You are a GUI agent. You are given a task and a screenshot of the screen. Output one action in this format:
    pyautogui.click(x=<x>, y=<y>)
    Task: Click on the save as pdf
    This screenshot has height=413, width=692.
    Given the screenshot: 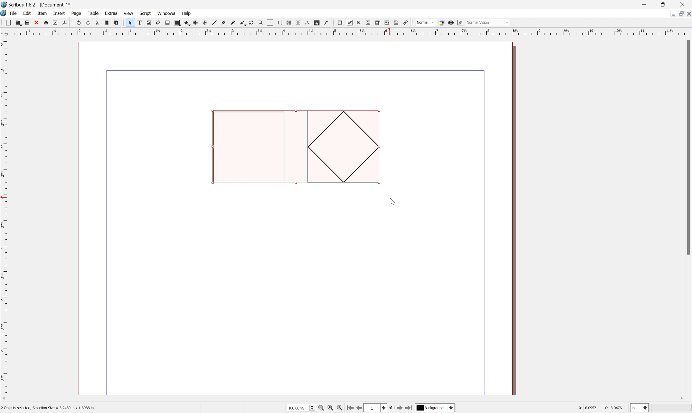 What is the action you would take?
    pyautogui.click(x=66, y=22)
    